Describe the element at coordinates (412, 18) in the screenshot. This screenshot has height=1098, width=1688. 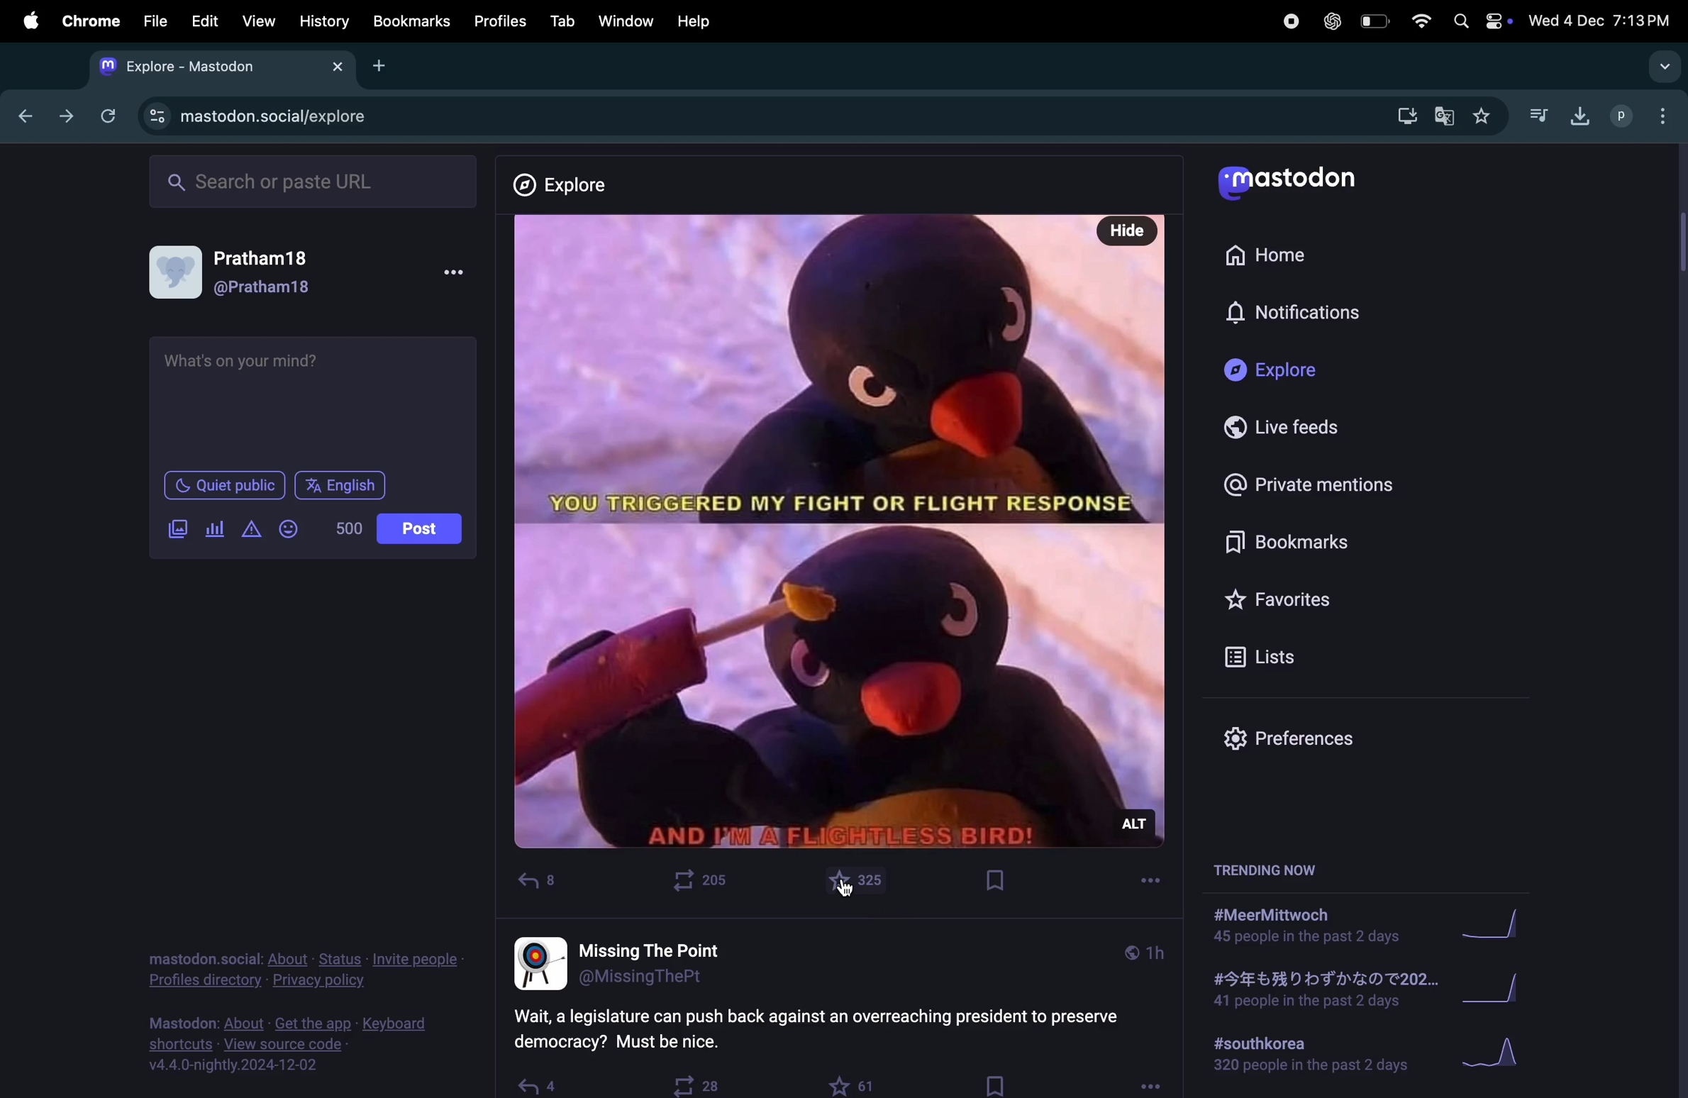
I see `Book marks` at that location.